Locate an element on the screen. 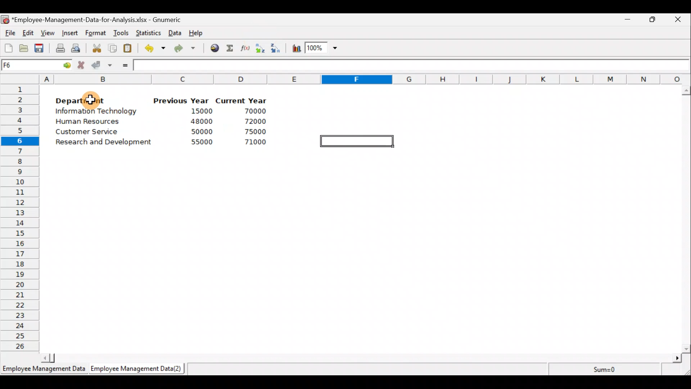 Image resolution: width=691 pixels, height=389 pixels. Copy the selection is located at coordinates (112, 47).